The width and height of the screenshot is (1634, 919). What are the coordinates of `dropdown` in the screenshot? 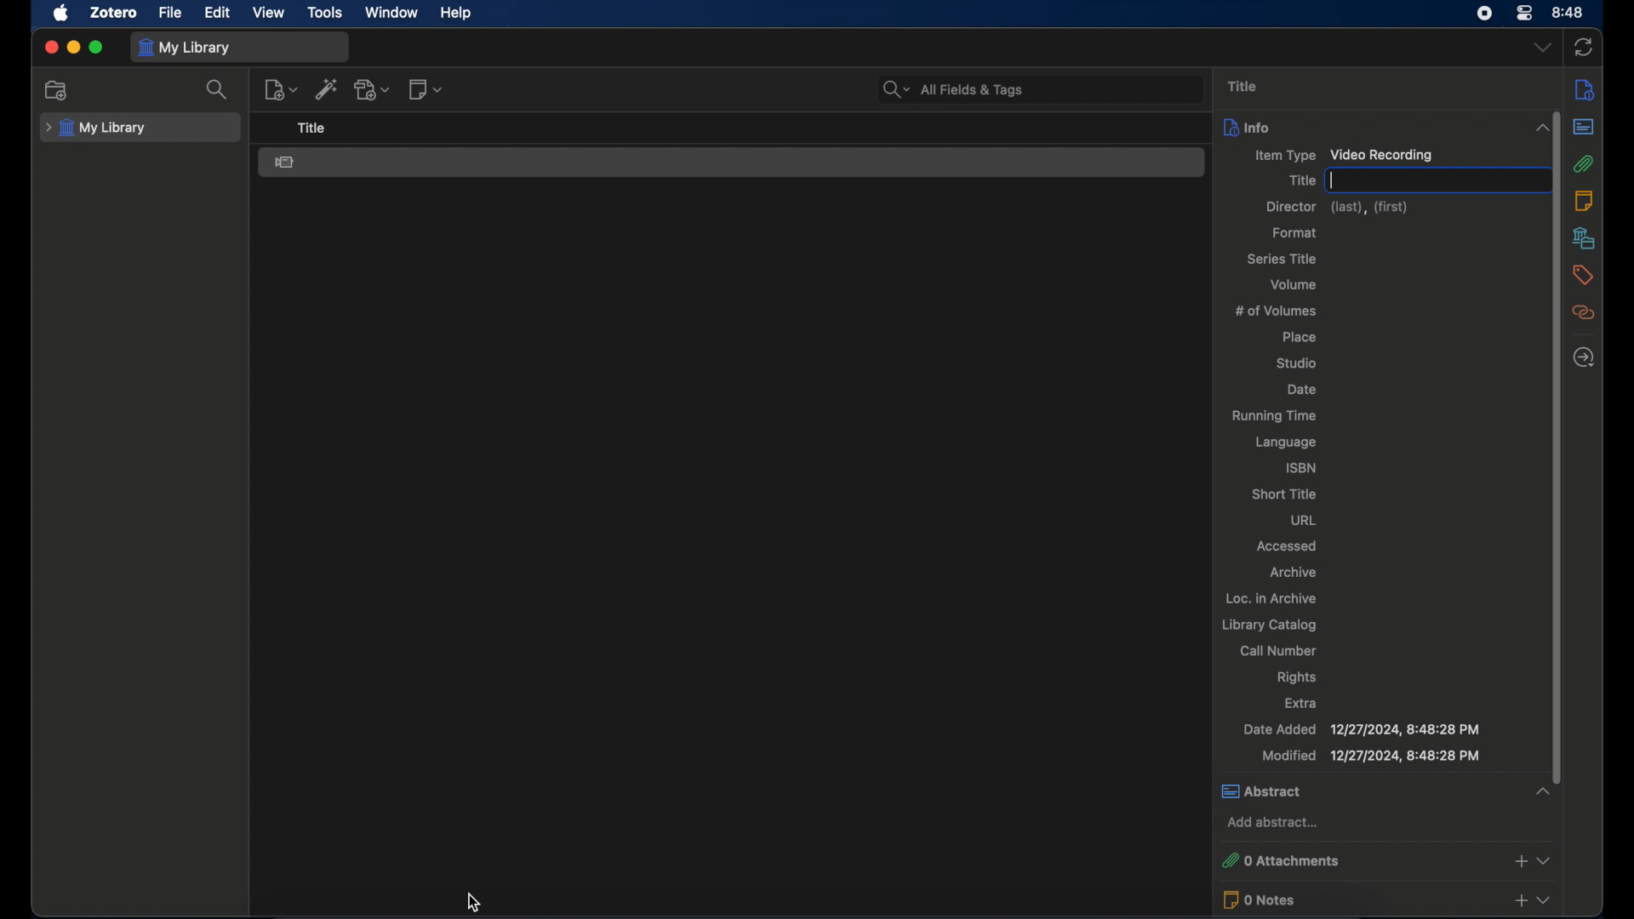 It's located at (1544, 901).